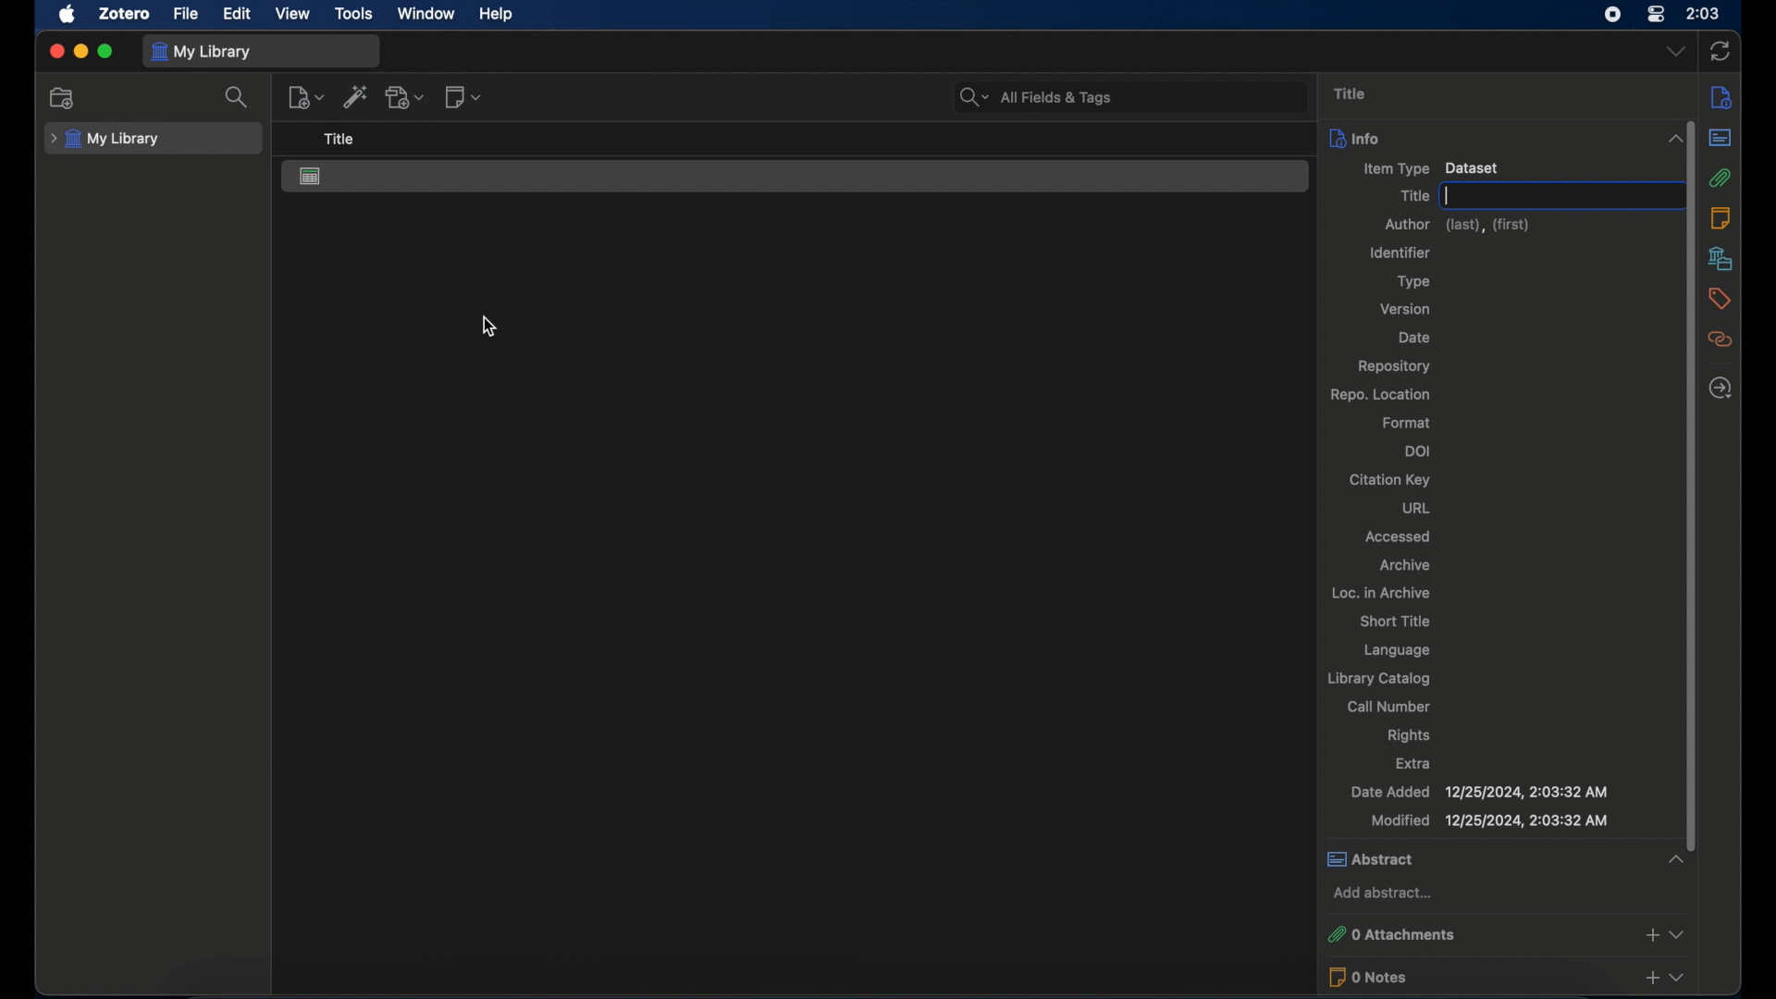 This screenshot has width=1776, height=999. Describe the element at coordinates (312, 177) in the screenshot. I see `dataset` at that location.